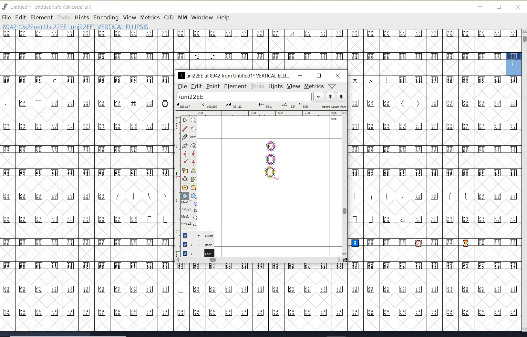  What do you see at coordinates (201, 17) in the screenshot?
I see `window` at bounding box center [201, 17].